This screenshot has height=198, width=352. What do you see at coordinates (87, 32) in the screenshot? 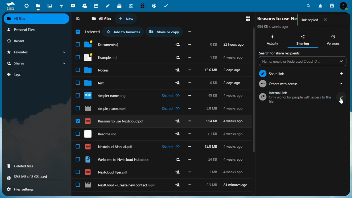
I see `selection box` at bounding box center [87, 32].